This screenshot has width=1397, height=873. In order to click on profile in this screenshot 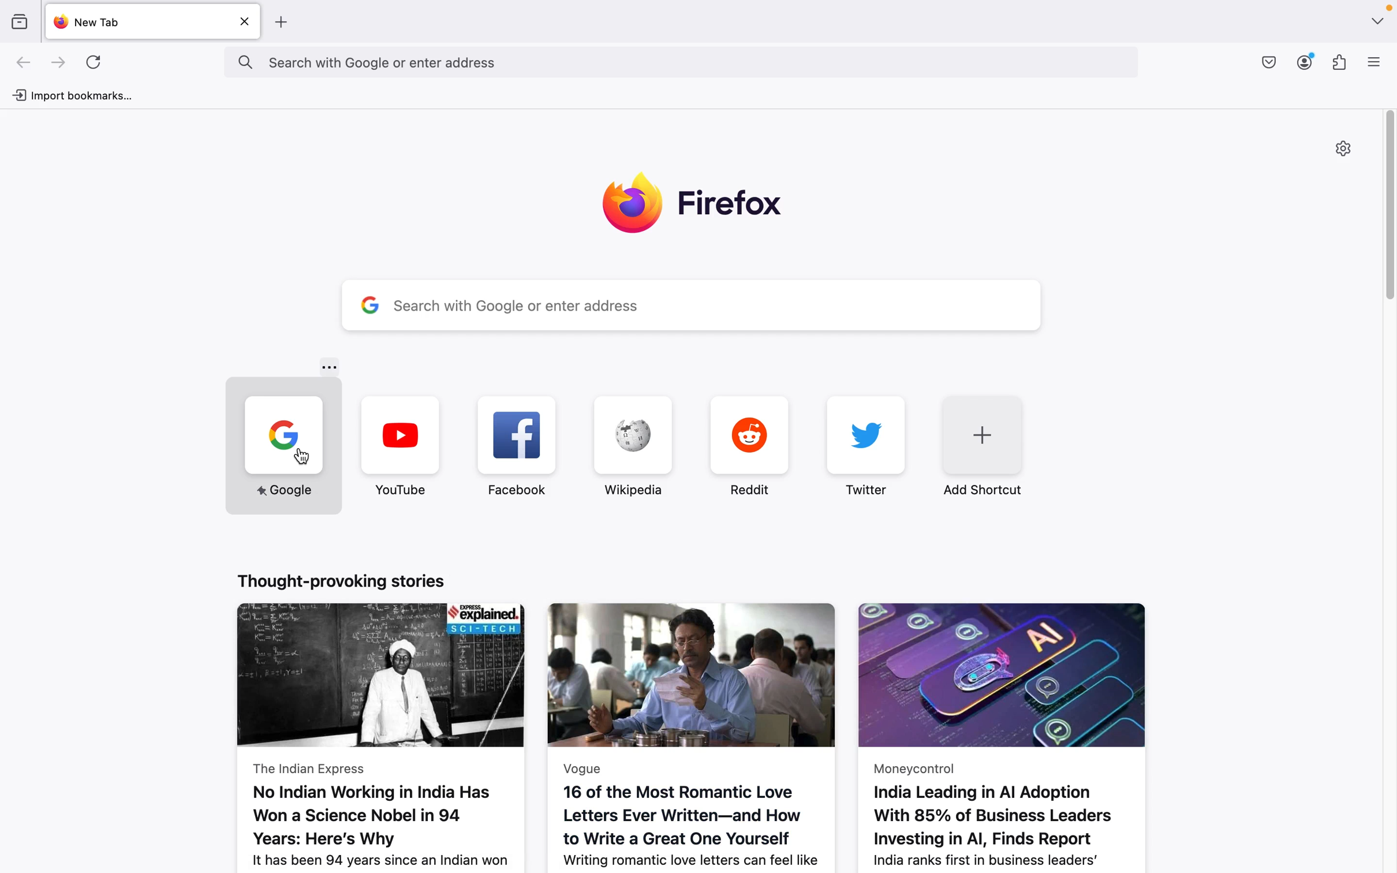, I will do `click(1305, 62)`.